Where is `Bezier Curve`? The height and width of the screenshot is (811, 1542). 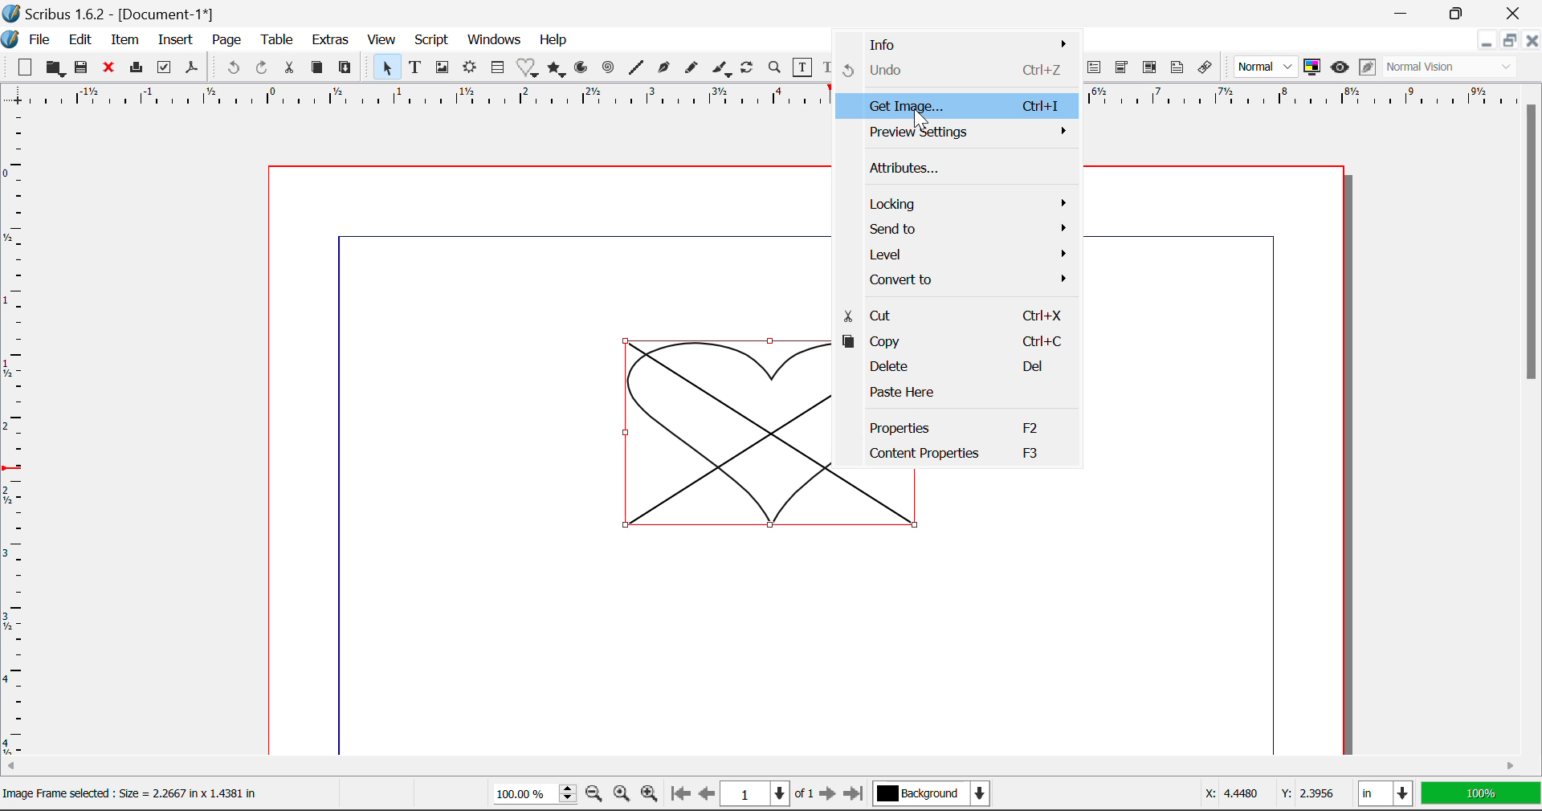
Bezier Curve is located at coordinates (665, 70).